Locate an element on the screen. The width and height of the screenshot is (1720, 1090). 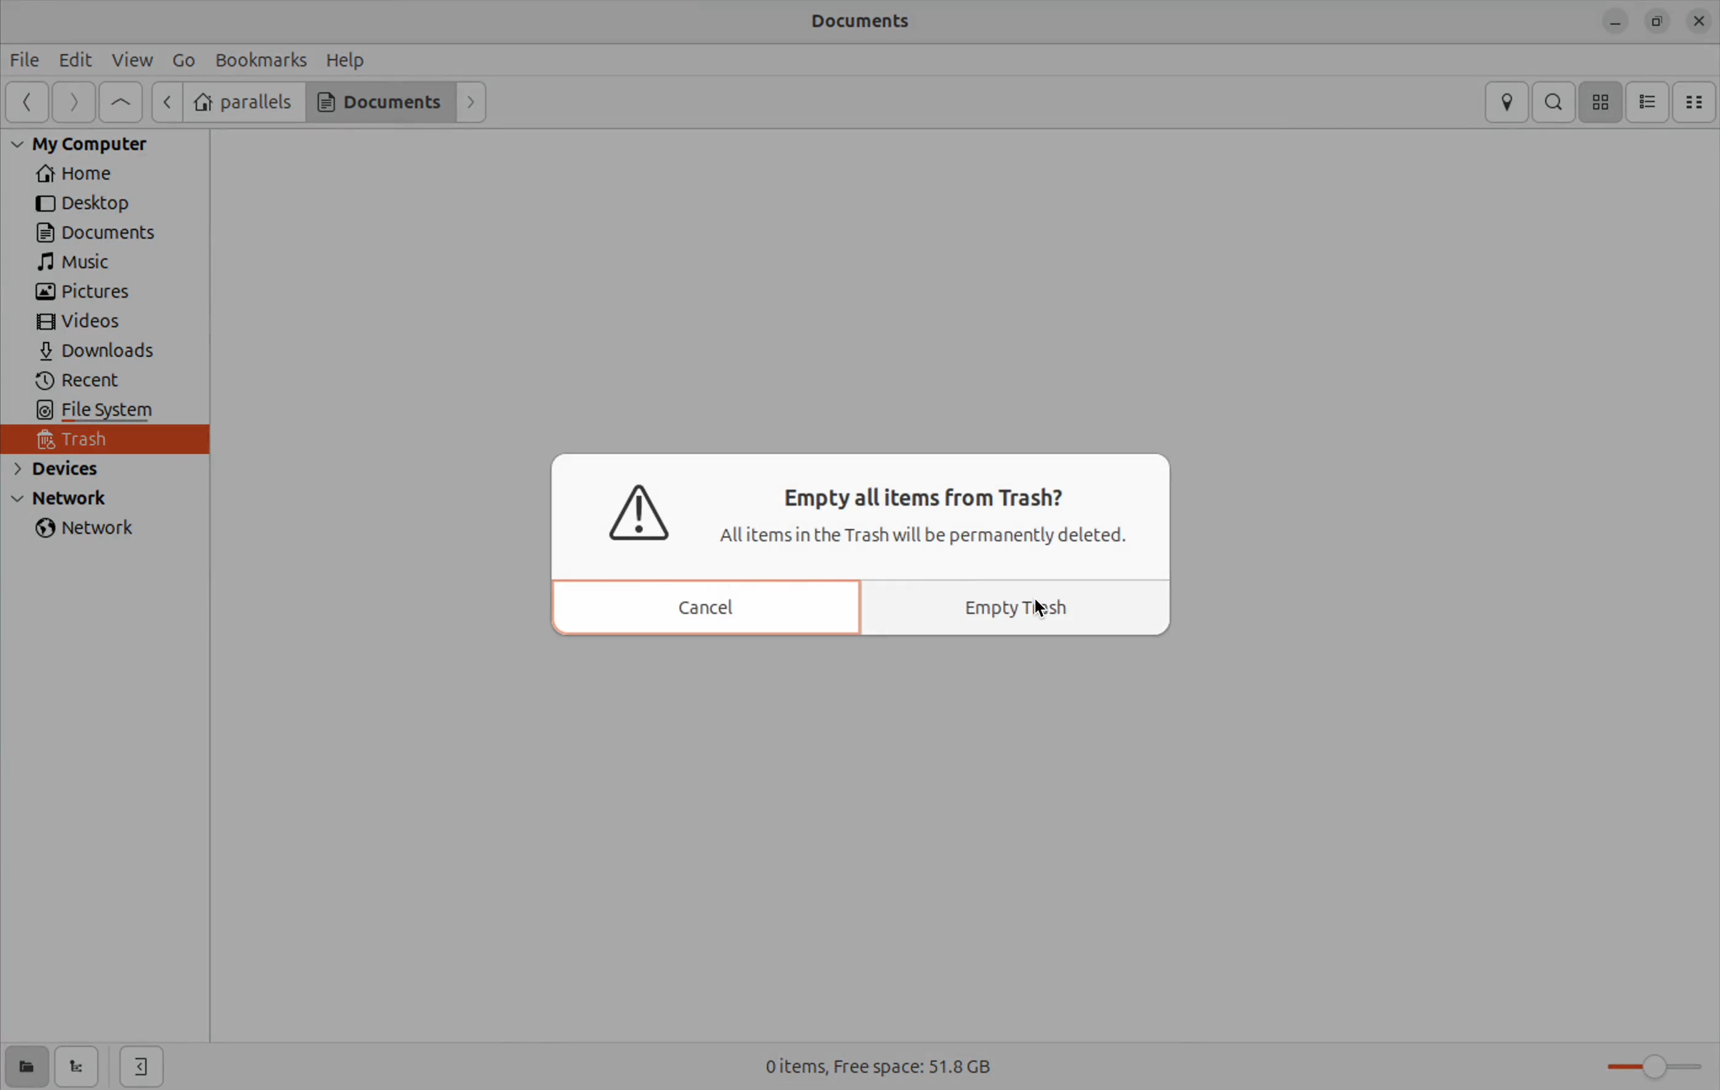
show tree view is located at coordinates (76, 1066).